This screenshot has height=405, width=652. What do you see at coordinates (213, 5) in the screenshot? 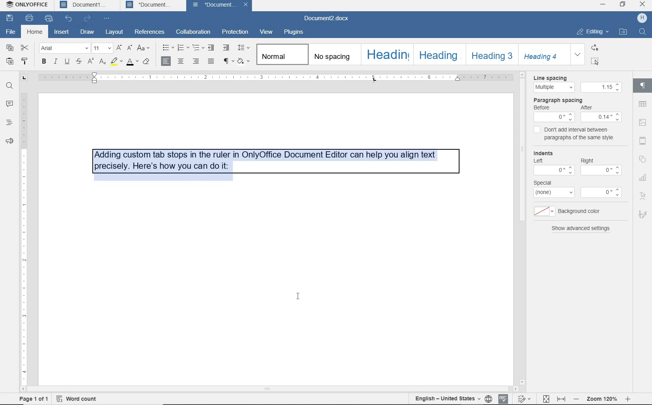
I see `Document` at bounding box center [213, 5].